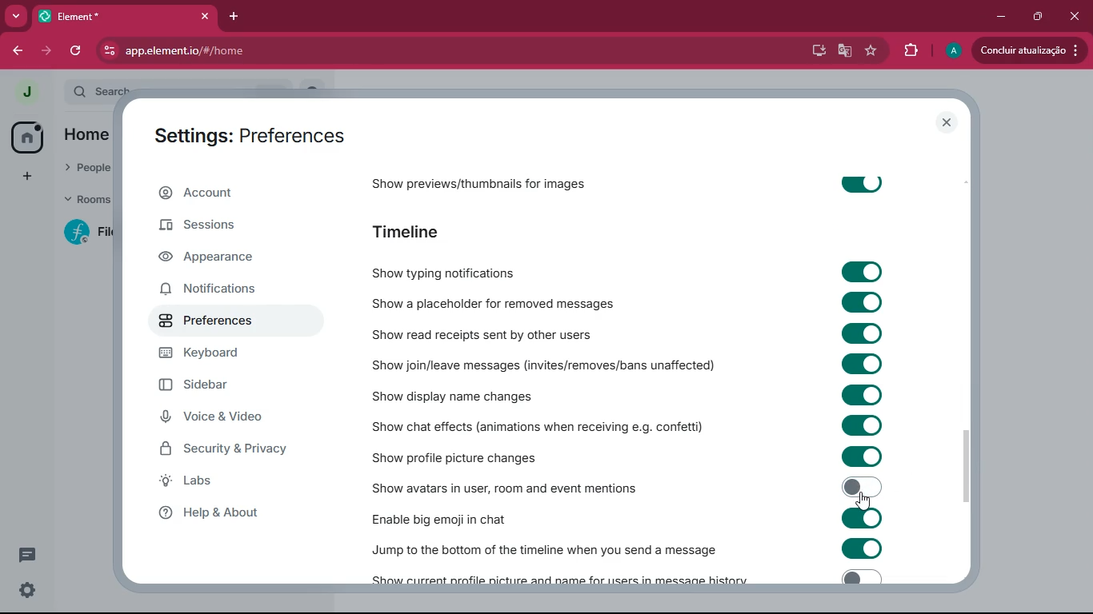 This screenshot has height=614, width=1093. What do you see at coordinates (862, 516) in the screenshot?
I see `toggle on ` at bounding box center [862, 516].